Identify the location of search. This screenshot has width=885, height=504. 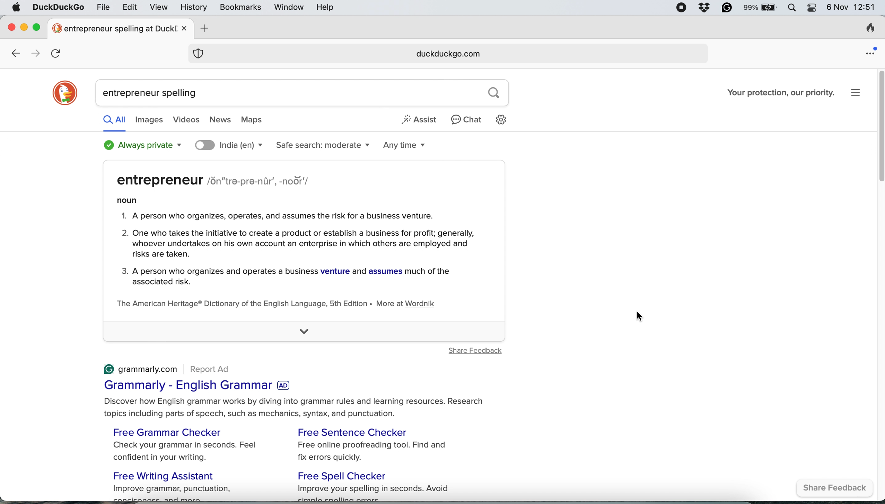
(493, 94).